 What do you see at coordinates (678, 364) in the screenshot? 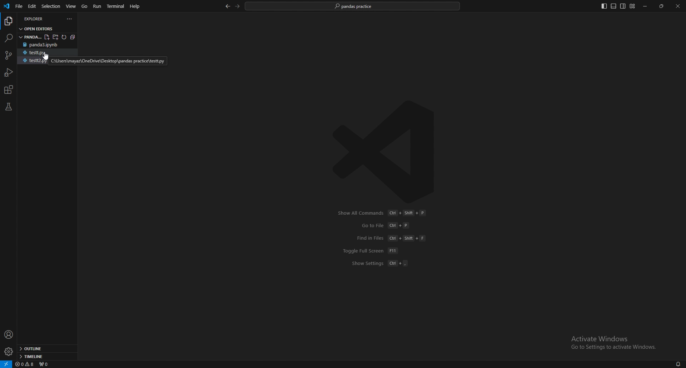
I see `alarms` at bounding box center [678, 364].